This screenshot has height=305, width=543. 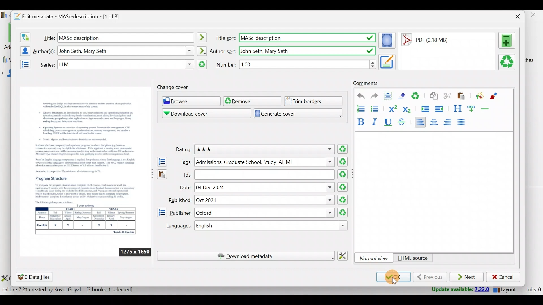 What do you see at coordinates (425, 108) in the screenshot?
I see `Increase indentation` at bounding box center [425, 108].